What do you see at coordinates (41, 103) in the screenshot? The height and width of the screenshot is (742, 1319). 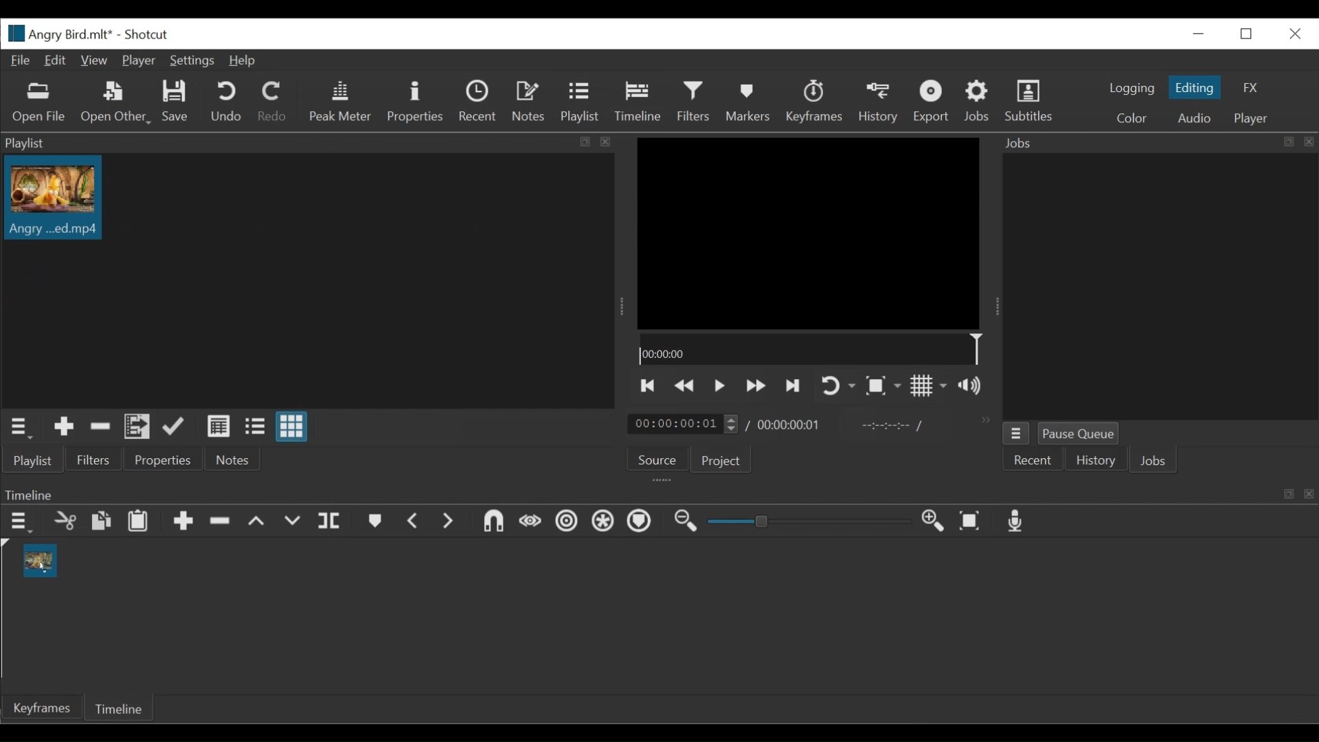 I see `Open Other File` at bounding box center [41, 103].